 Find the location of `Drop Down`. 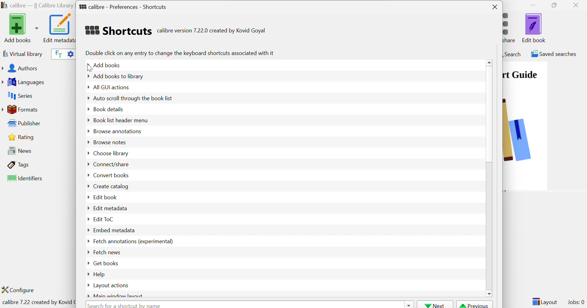

Drop Down is located at coordinates (87, 186).